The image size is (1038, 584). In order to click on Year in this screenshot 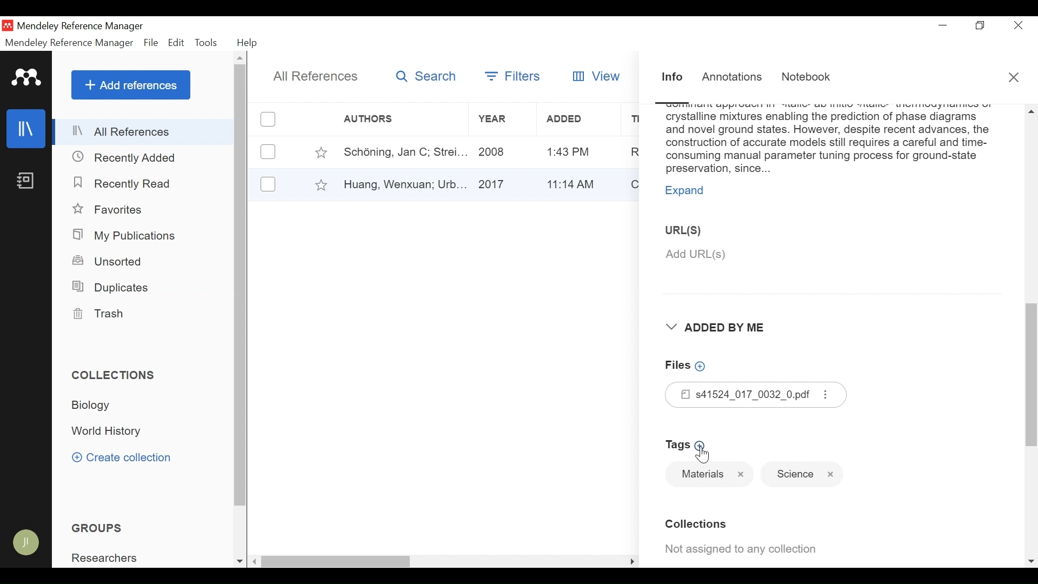, I will do `click(501, 183)`.